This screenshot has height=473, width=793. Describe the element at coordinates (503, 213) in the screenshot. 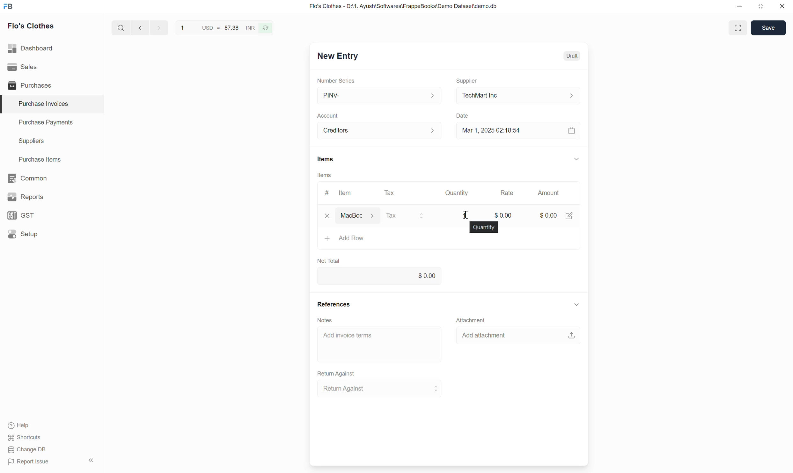

I see `$0.00` at that location.